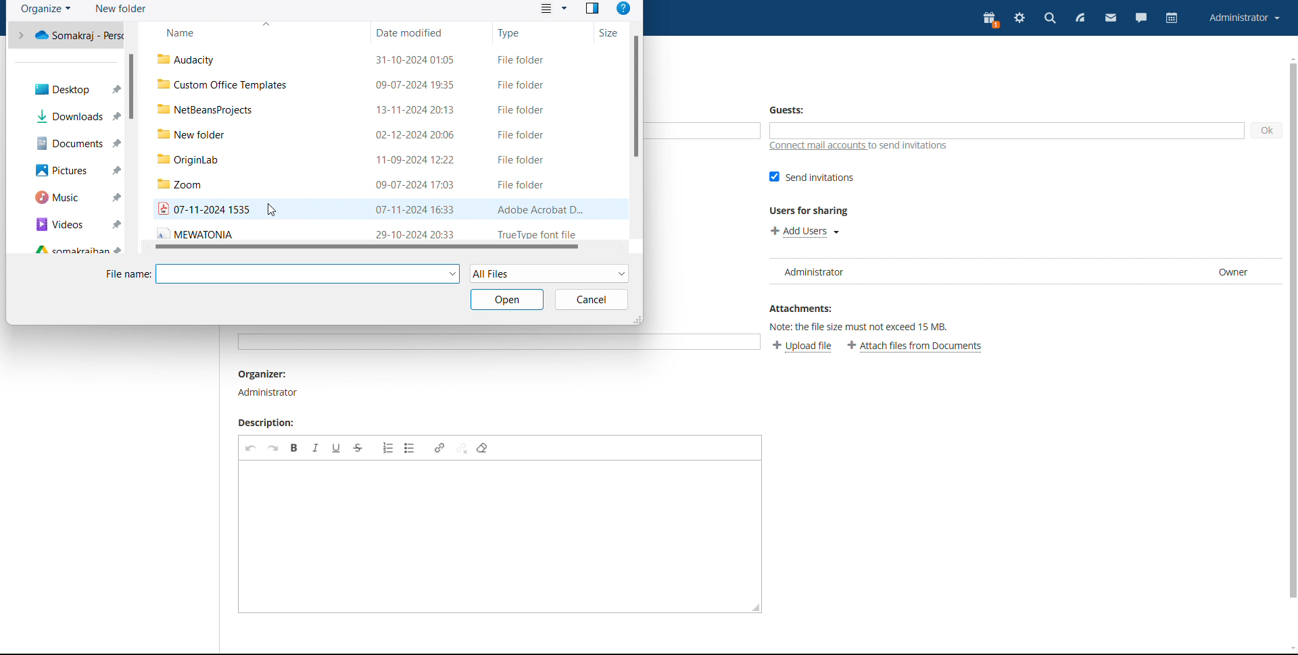 This screenshot has width=1298, height=655. I want to click on Guests, so click(788, 109).